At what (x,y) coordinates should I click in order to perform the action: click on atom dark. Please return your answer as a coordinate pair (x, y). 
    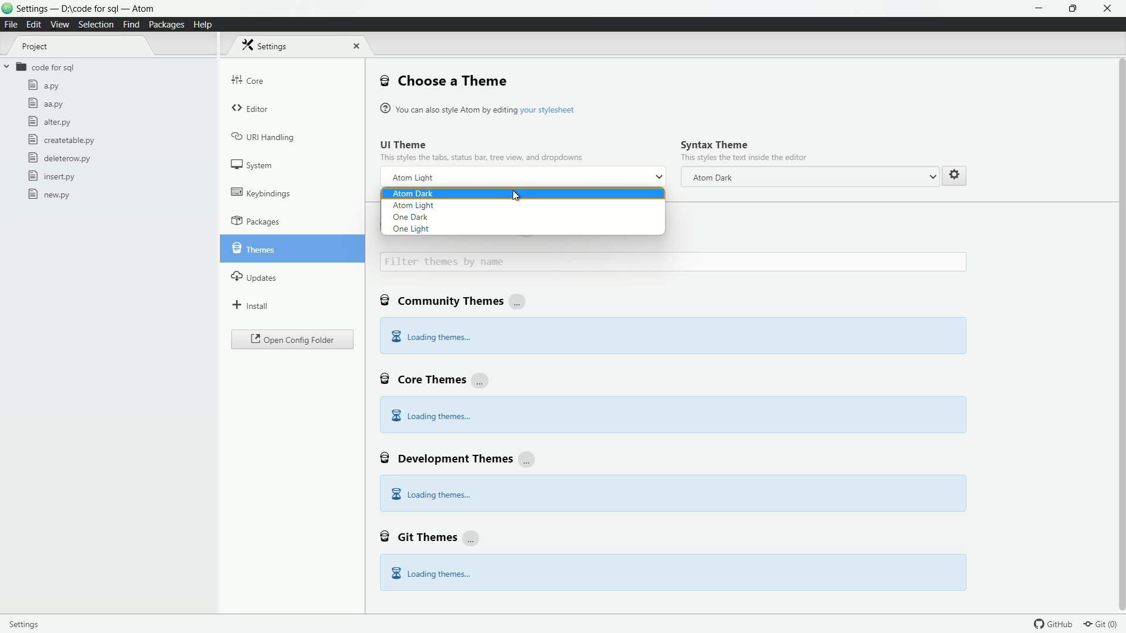
    Looking at the image, I should click on (413, 193).